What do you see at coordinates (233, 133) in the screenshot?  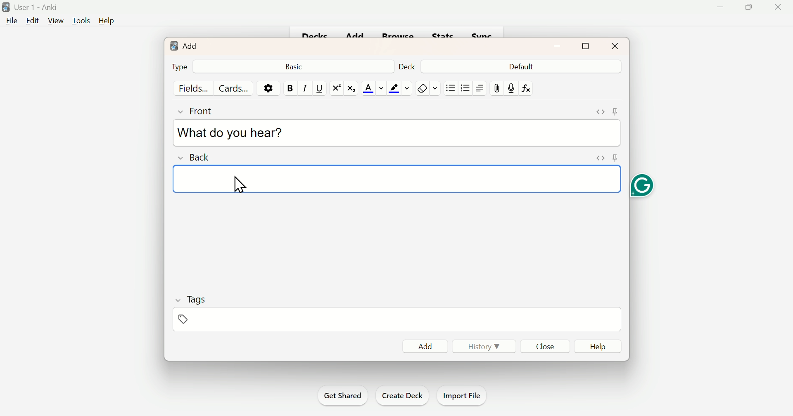 I see `What do you hear?` at bounding box center [233, 133].